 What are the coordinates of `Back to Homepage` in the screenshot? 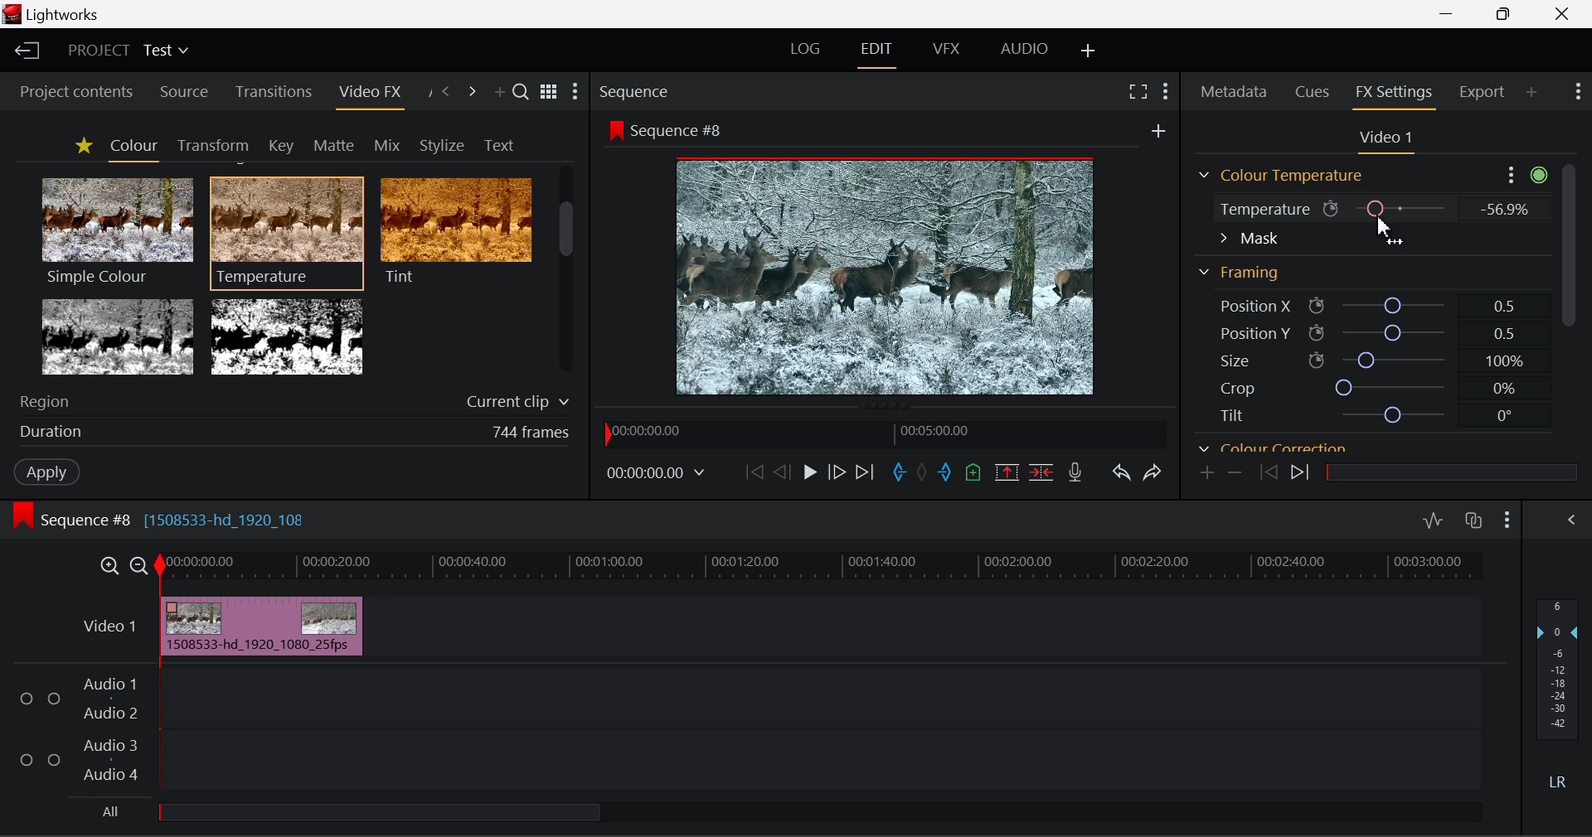 It's located at (26, 48).